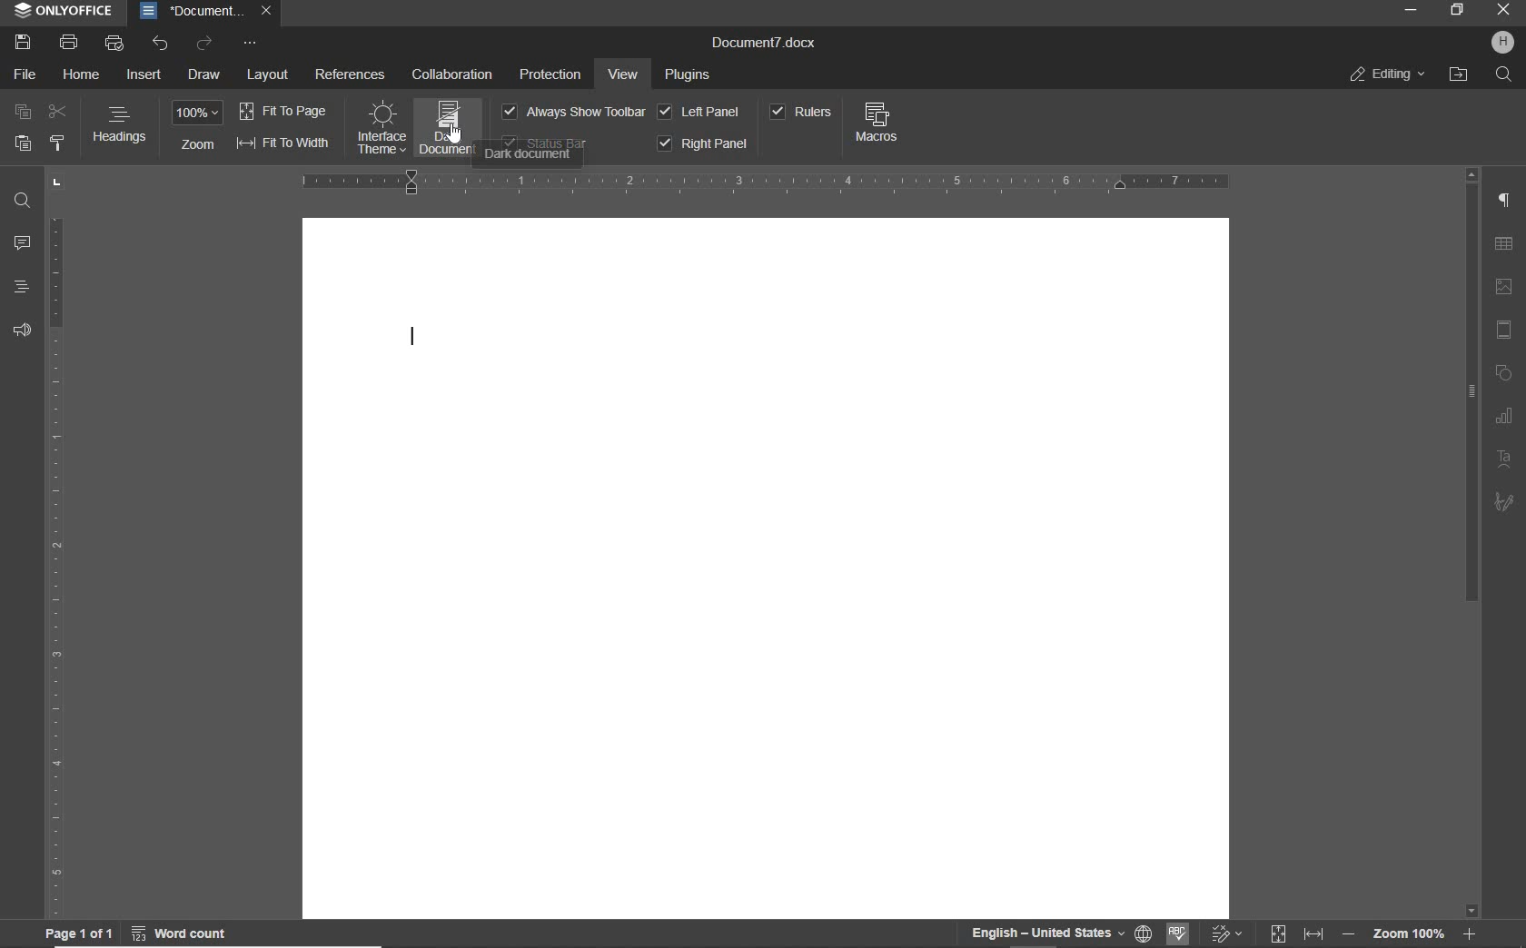 The height and width of the screenshot is (948, 1526). Describe the element at coordinates (1505, 459) in the screenshot. I see `TEXT ART` at that location.